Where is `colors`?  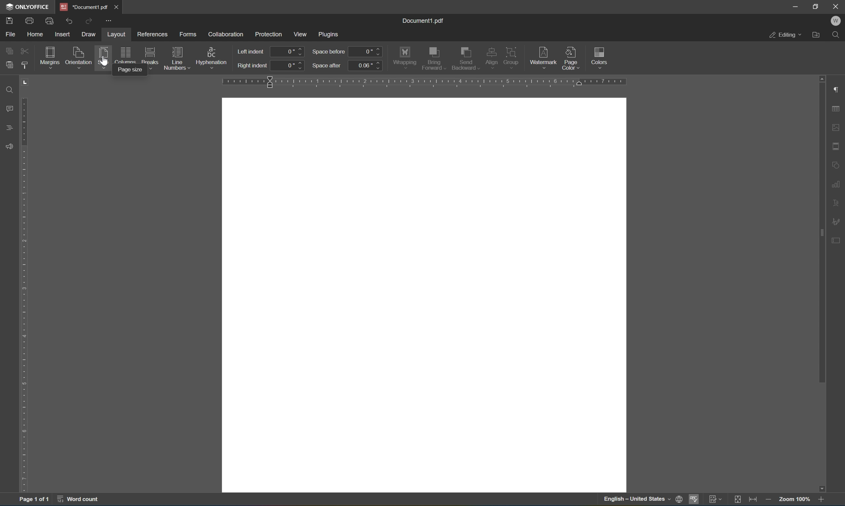
colors is located at coordinates (601, 57).